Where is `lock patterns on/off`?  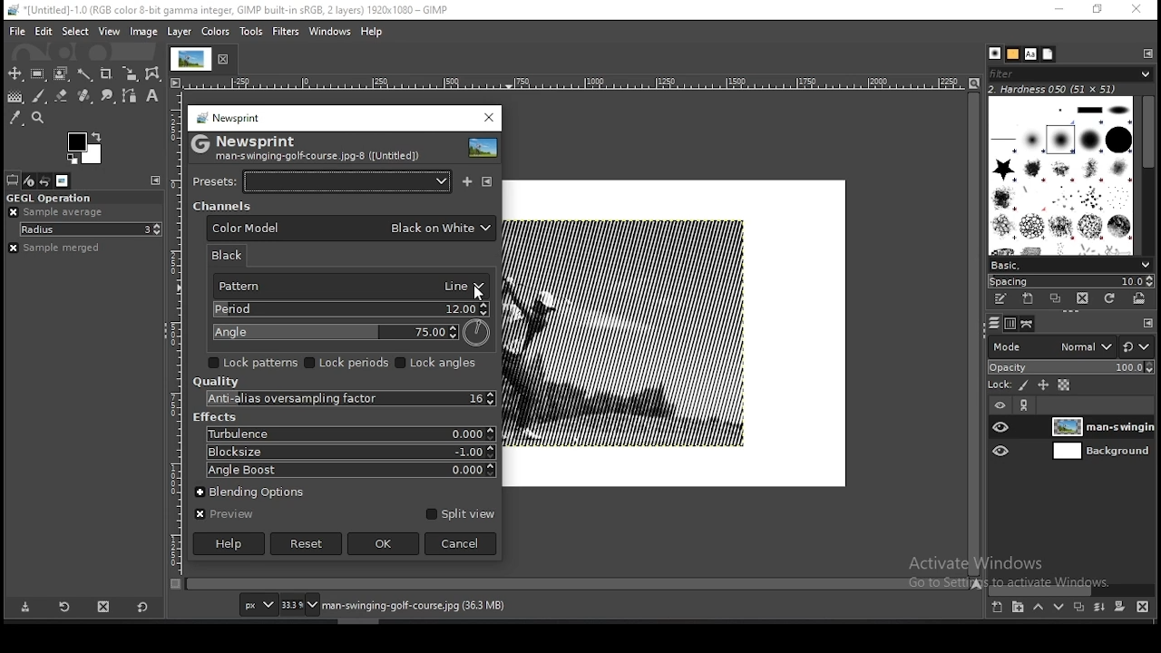 lock patterns on/off is located at coordinates (254, 362).